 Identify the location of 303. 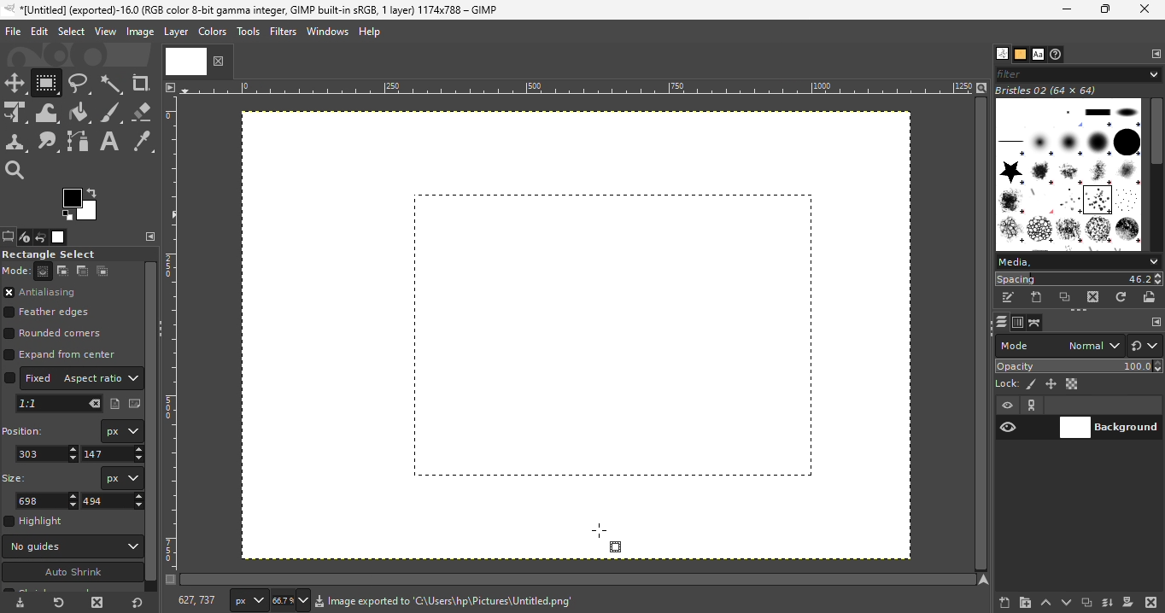
(46, 453).